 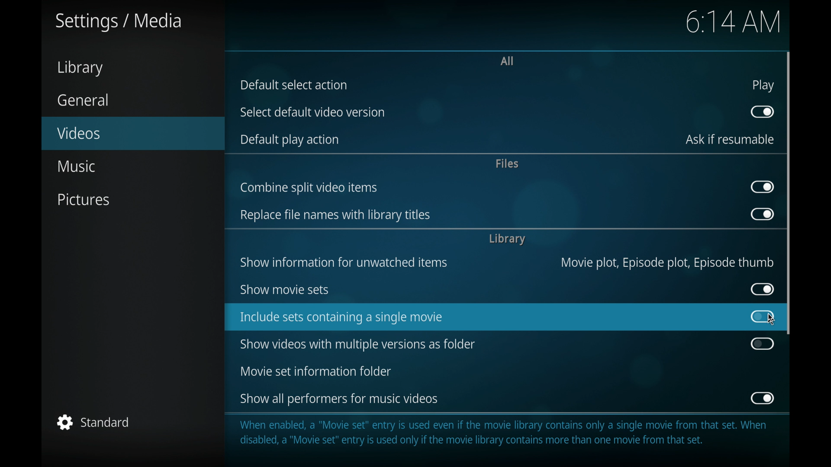 What do you see at coordinates (762, 214) in the screenshot?
I see `toggle button` at bounding box center [762, 214].